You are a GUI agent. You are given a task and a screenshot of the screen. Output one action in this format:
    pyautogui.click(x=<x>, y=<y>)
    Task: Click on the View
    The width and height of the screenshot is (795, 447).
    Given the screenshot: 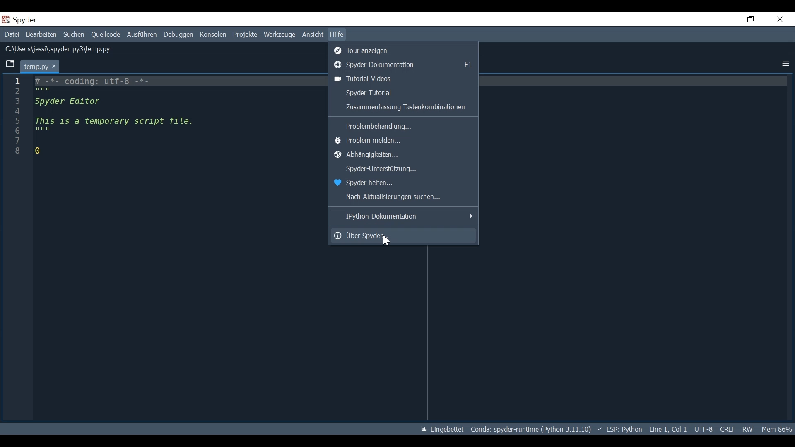 What is the action you would take?
    pyautogui.click(x=312, y=35)
    